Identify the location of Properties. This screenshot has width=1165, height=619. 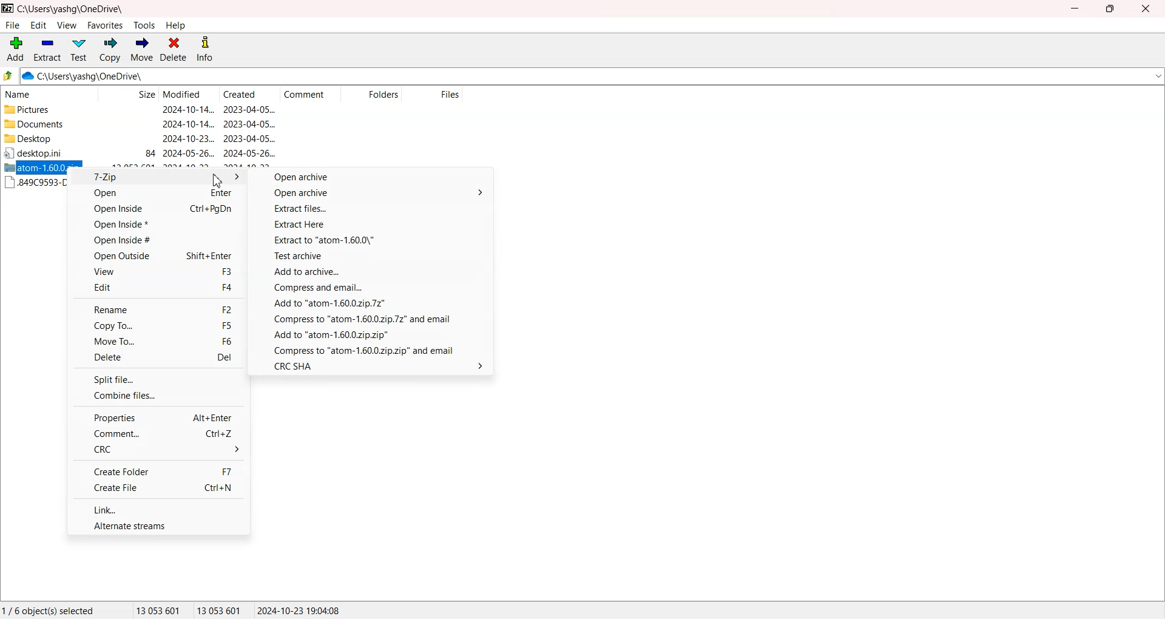
(158, 417).